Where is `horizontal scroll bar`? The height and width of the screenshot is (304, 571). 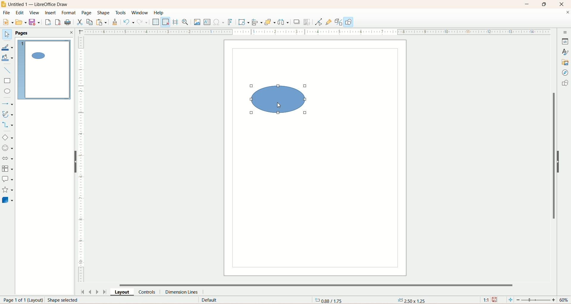
horizontal scroll bar is located at coordinates (319, 284).